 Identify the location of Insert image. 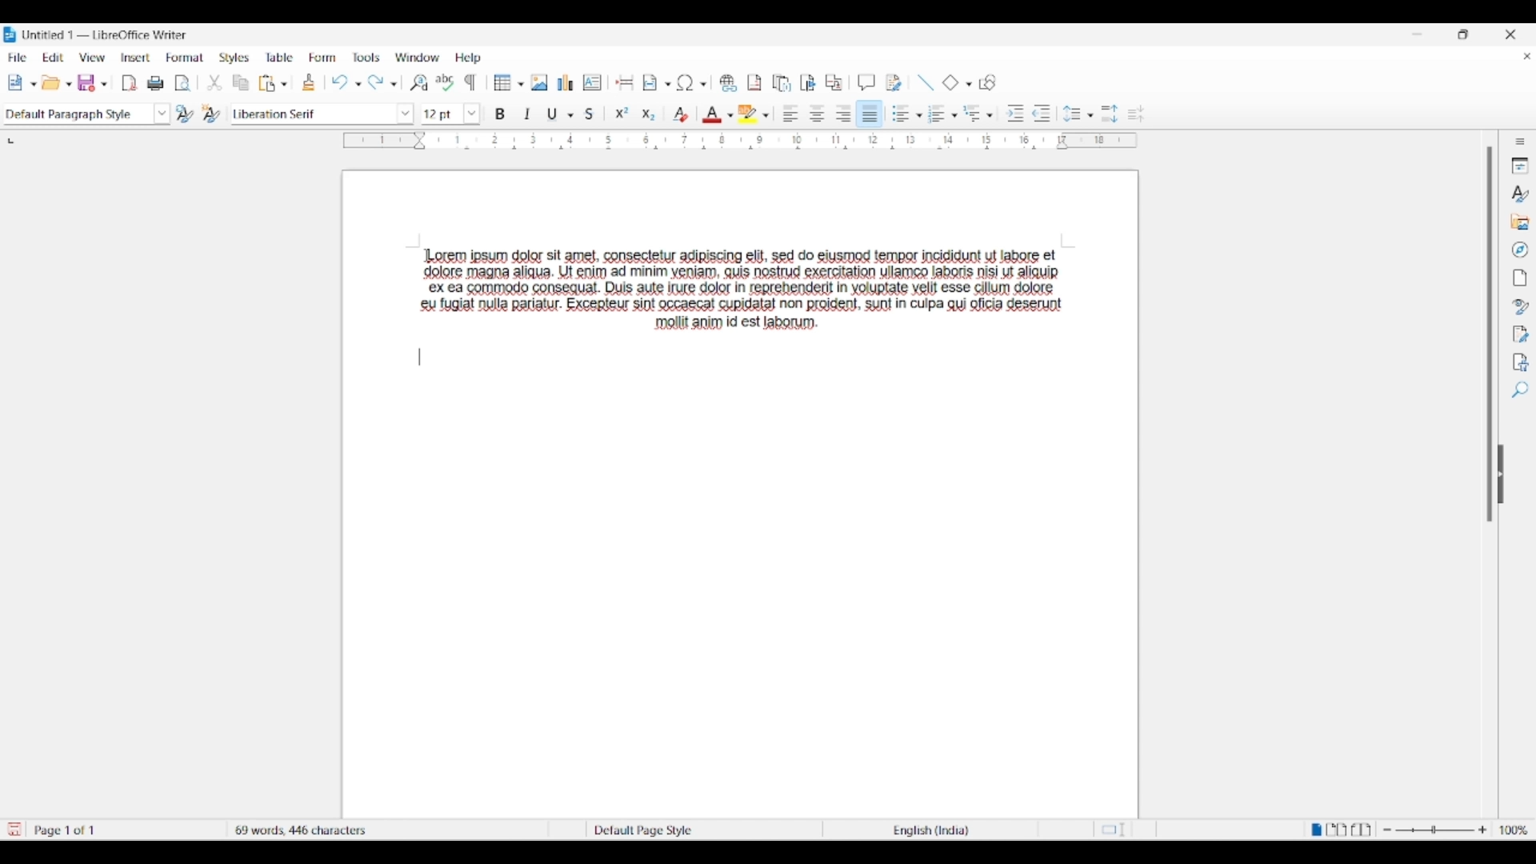
(539, 82).